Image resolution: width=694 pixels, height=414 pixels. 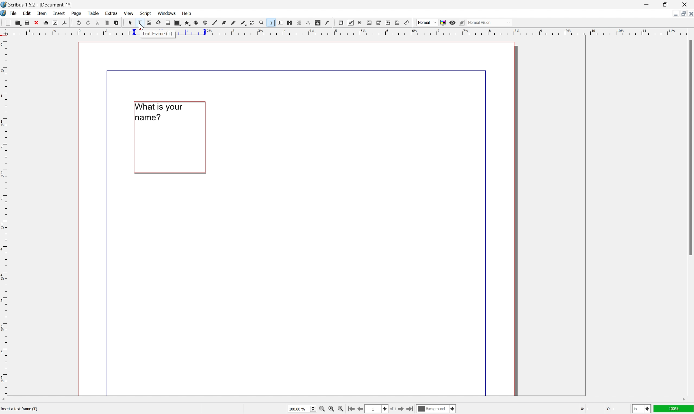 What do you see at coordinates (351, 23) in the screenshot?
I see `pdf checkbox` at bounding box center [351, 23].